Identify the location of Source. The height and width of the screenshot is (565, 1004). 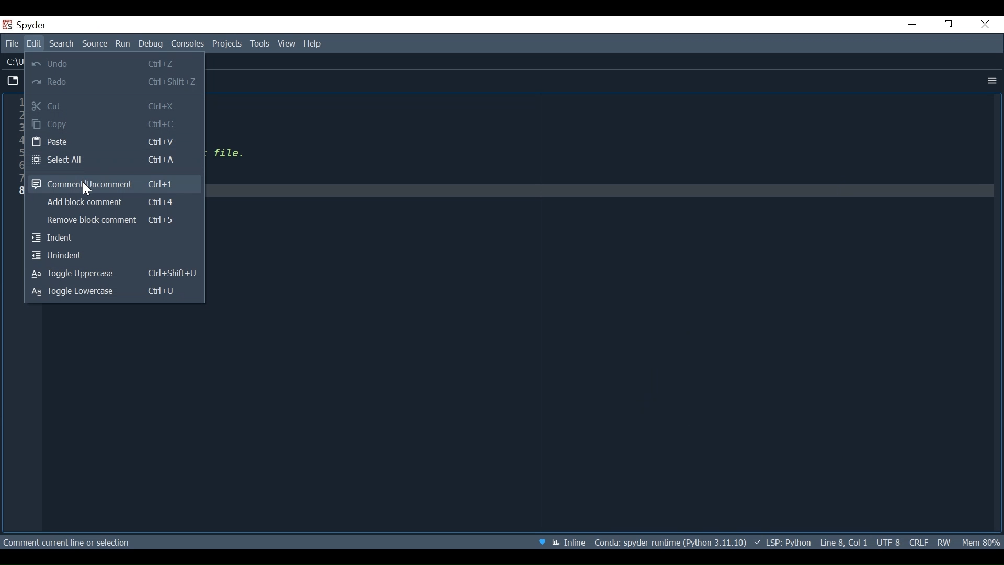
(95, 44).